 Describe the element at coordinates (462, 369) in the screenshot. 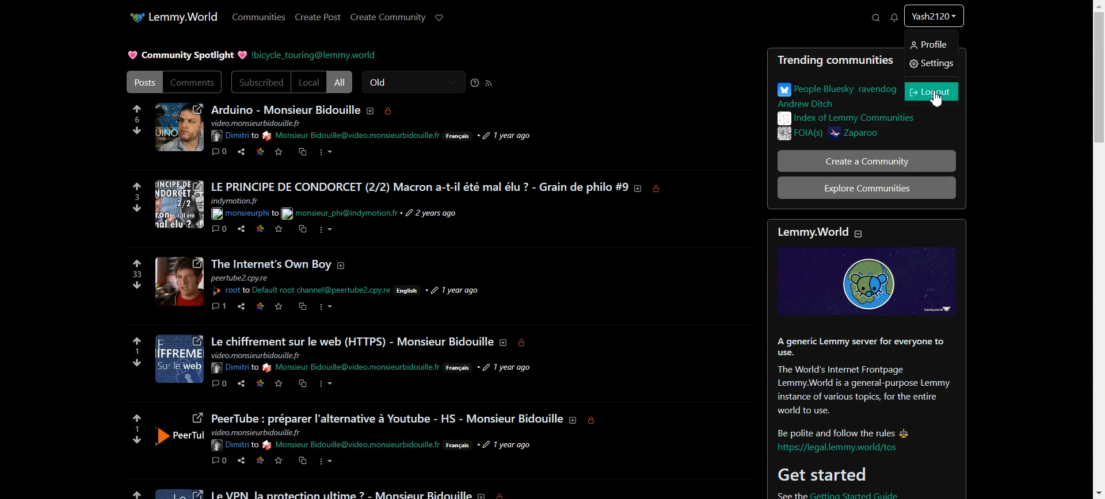

I see `Francais` at that location.